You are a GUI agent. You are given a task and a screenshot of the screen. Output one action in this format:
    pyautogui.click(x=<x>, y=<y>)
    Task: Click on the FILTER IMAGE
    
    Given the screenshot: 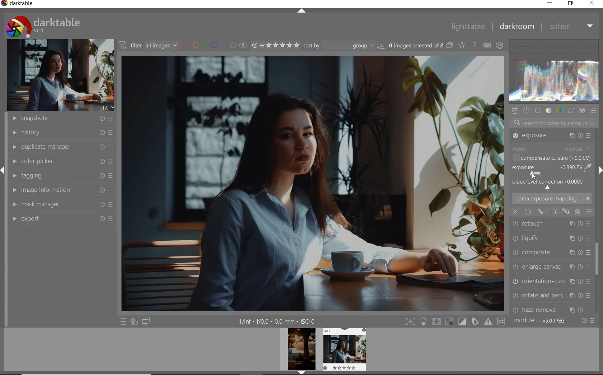 What is the action you would take?
    pyautogui.click(x=146, y=45)
    